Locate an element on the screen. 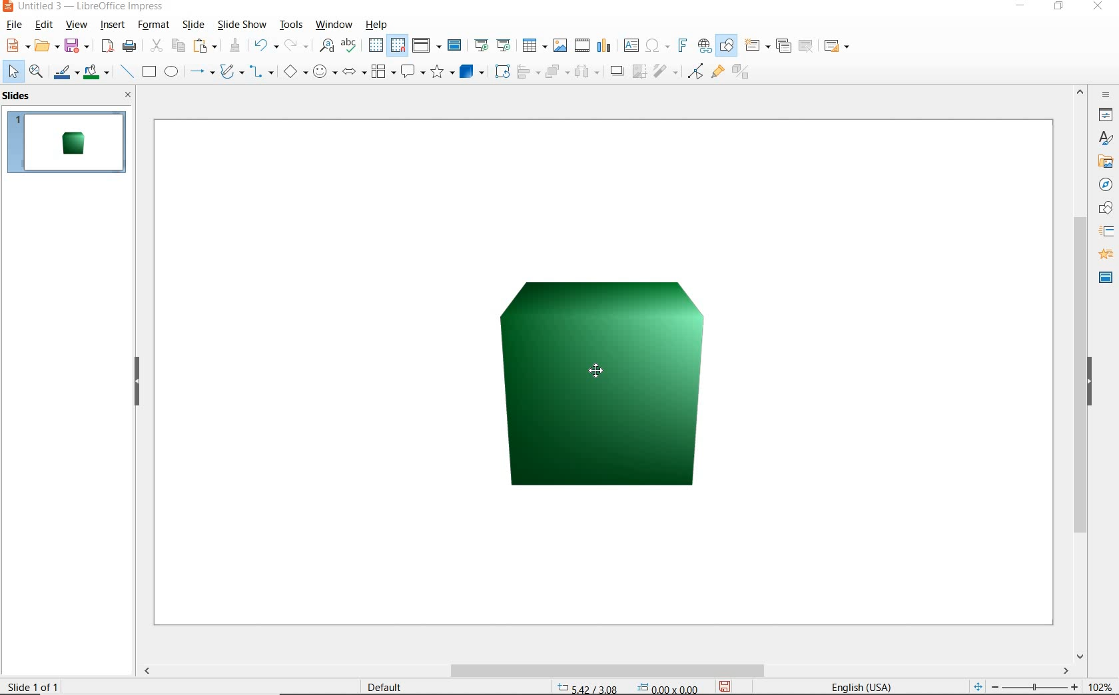 This screenshot has height=695, width=1119. start from first slide is located at coordinates (484, 45).